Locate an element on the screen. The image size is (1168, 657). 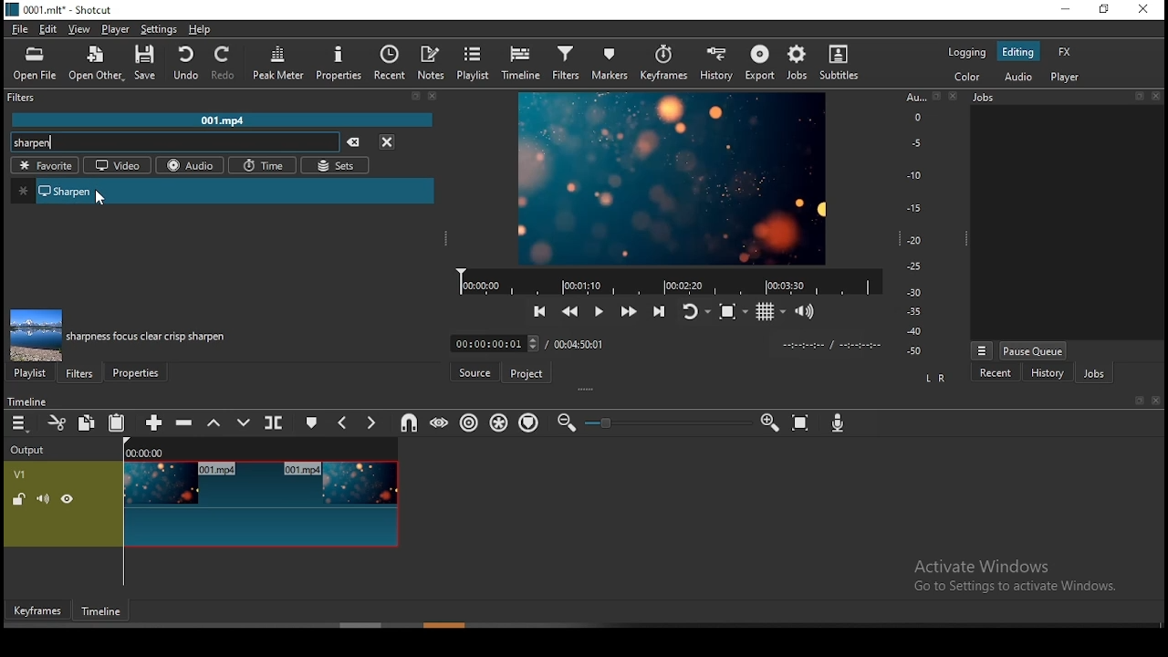
volume control is located at coordinates (805, 311).